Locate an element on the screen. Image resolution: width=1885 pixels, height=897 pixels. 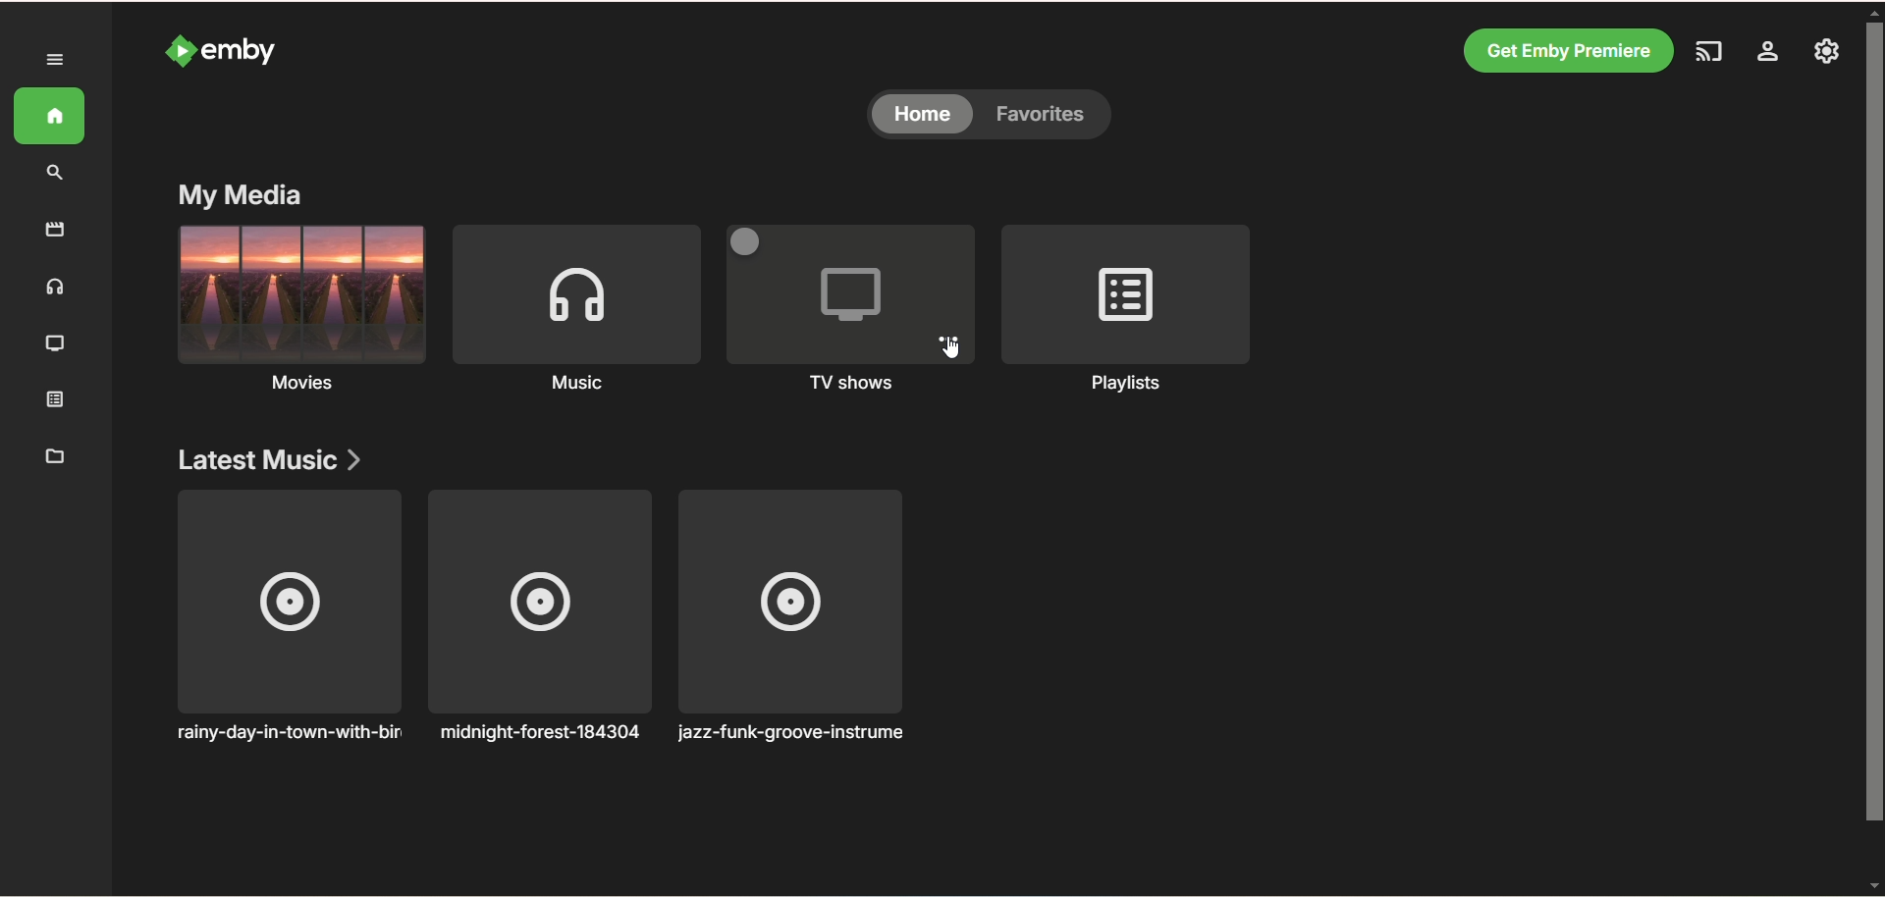
music is located at coordinates (56, 290).